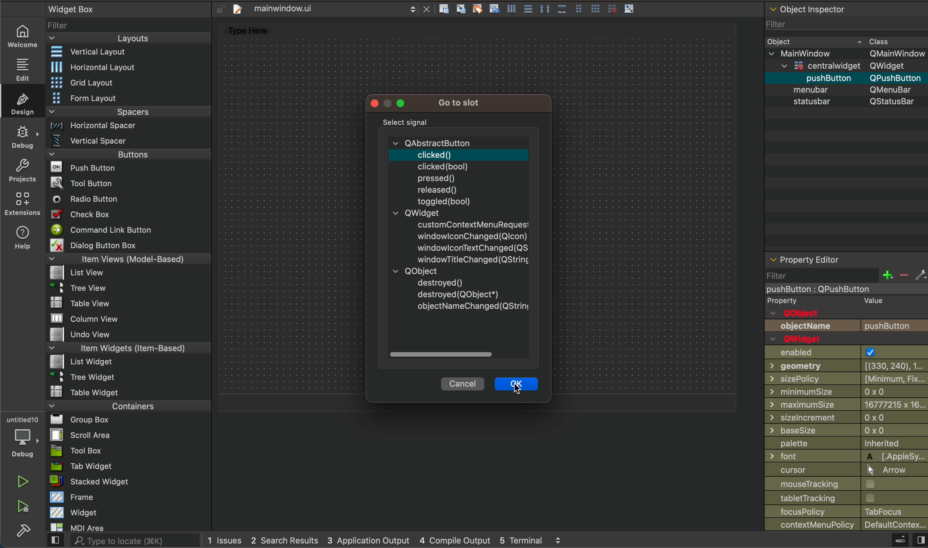 The image size is (928, 548). Describe the element at coordinates (126, 125) in the screenshot. I see `Horizontal spacer` at that location.